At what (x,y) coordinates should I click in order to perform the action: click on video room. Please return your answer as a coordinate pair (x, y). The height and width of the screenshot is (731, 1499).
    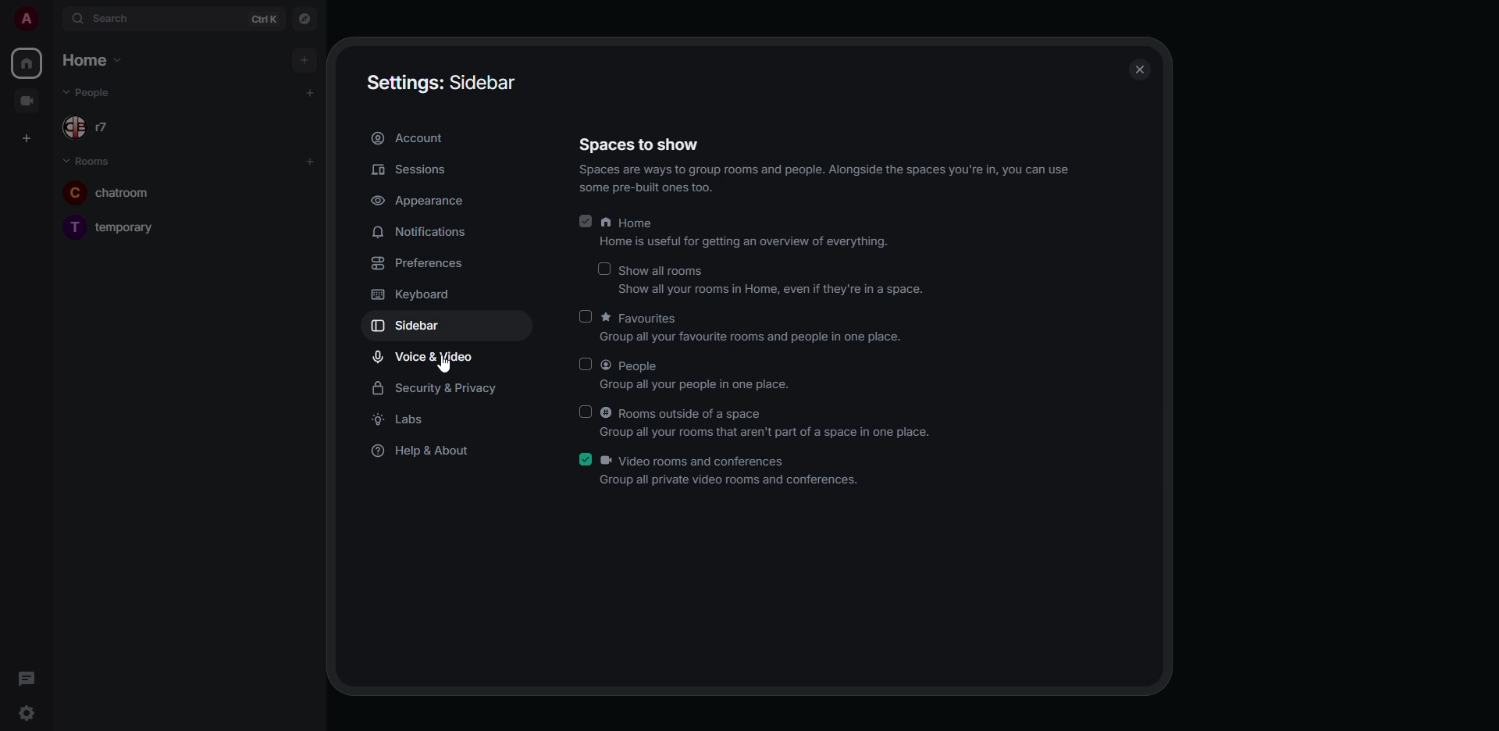
    Looking at the image, I should click on (33, 101).